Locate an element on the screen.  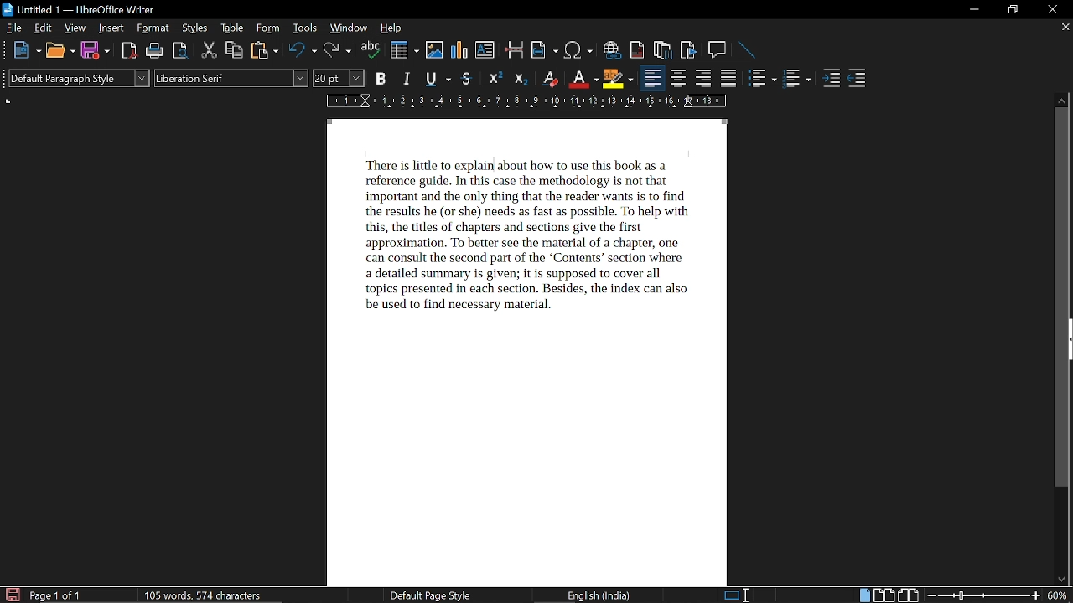
English (India) is located at coordinates (602, 595).